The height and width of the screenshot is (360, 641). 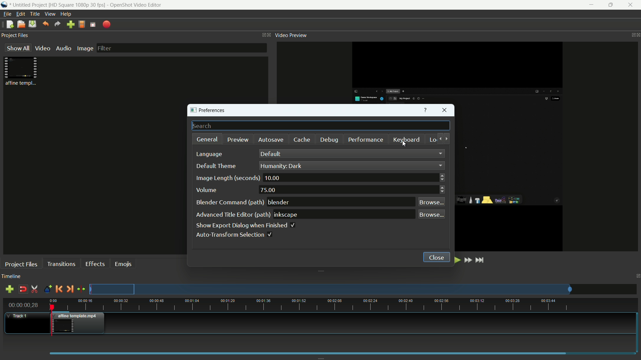 I want to click on edit menu, so click(x=21, y=14).